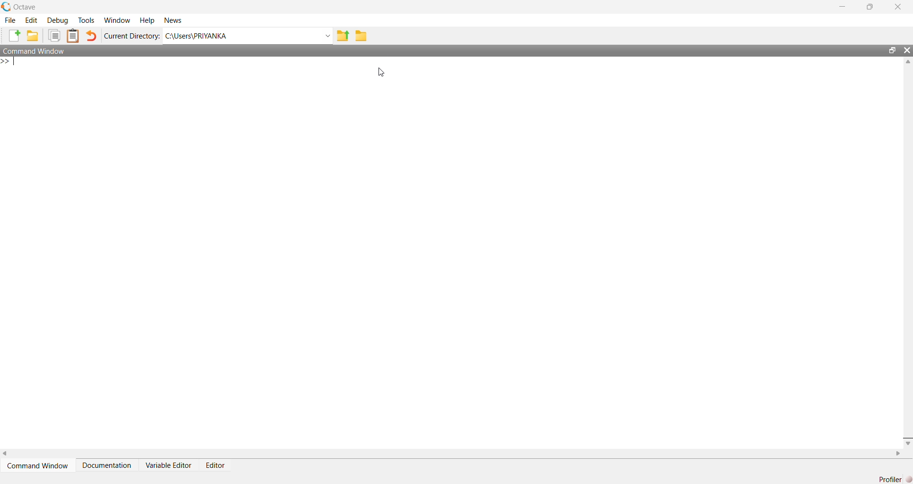 This screenshot has width=913, height=484. What do you see at coordinates (907, 444) in the screenshot?
I see `Down Scroll` at bounding box center [907, 444].